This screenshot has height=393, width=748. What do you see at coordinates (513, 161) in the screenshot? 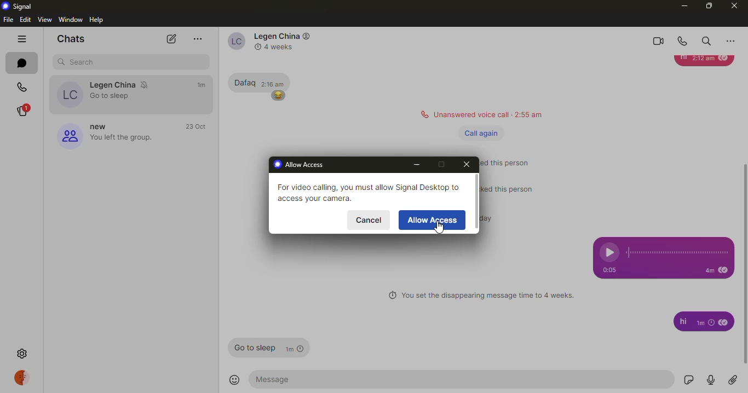
I see `status message` at bounding box center [513, 161].